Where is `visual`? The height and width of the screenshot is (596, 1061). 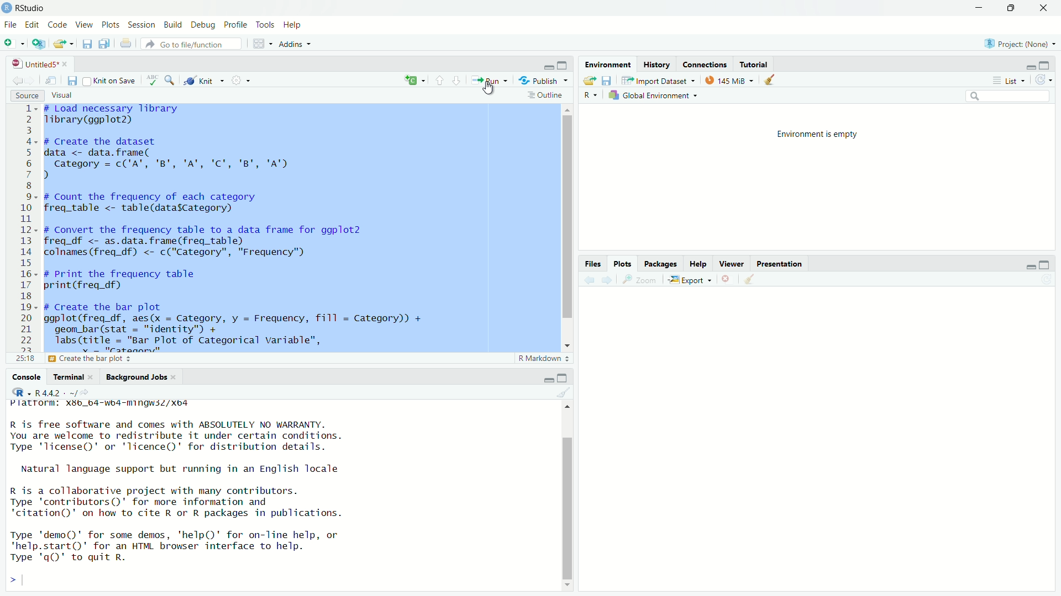 visual is located at coordinates (61, 95).